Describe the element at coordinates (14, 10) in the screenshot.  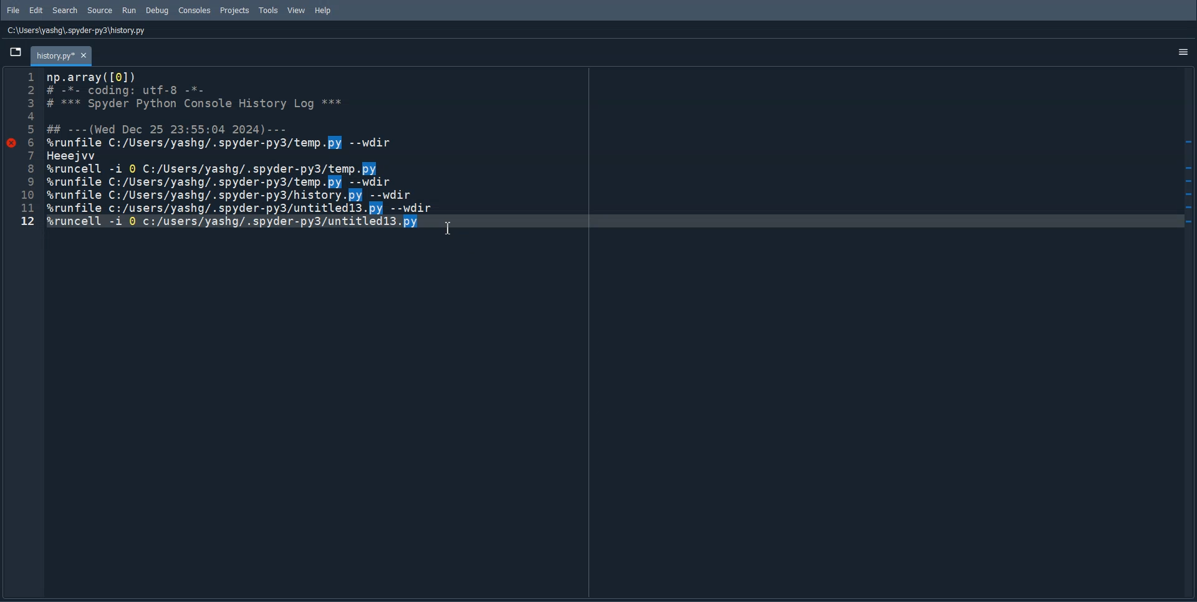
I see `File` at that location.